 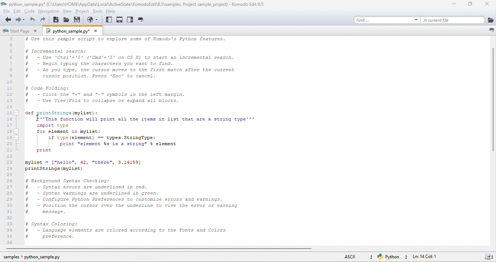 I want to click on horizontal scroll bar, so click(x=157, y=249).